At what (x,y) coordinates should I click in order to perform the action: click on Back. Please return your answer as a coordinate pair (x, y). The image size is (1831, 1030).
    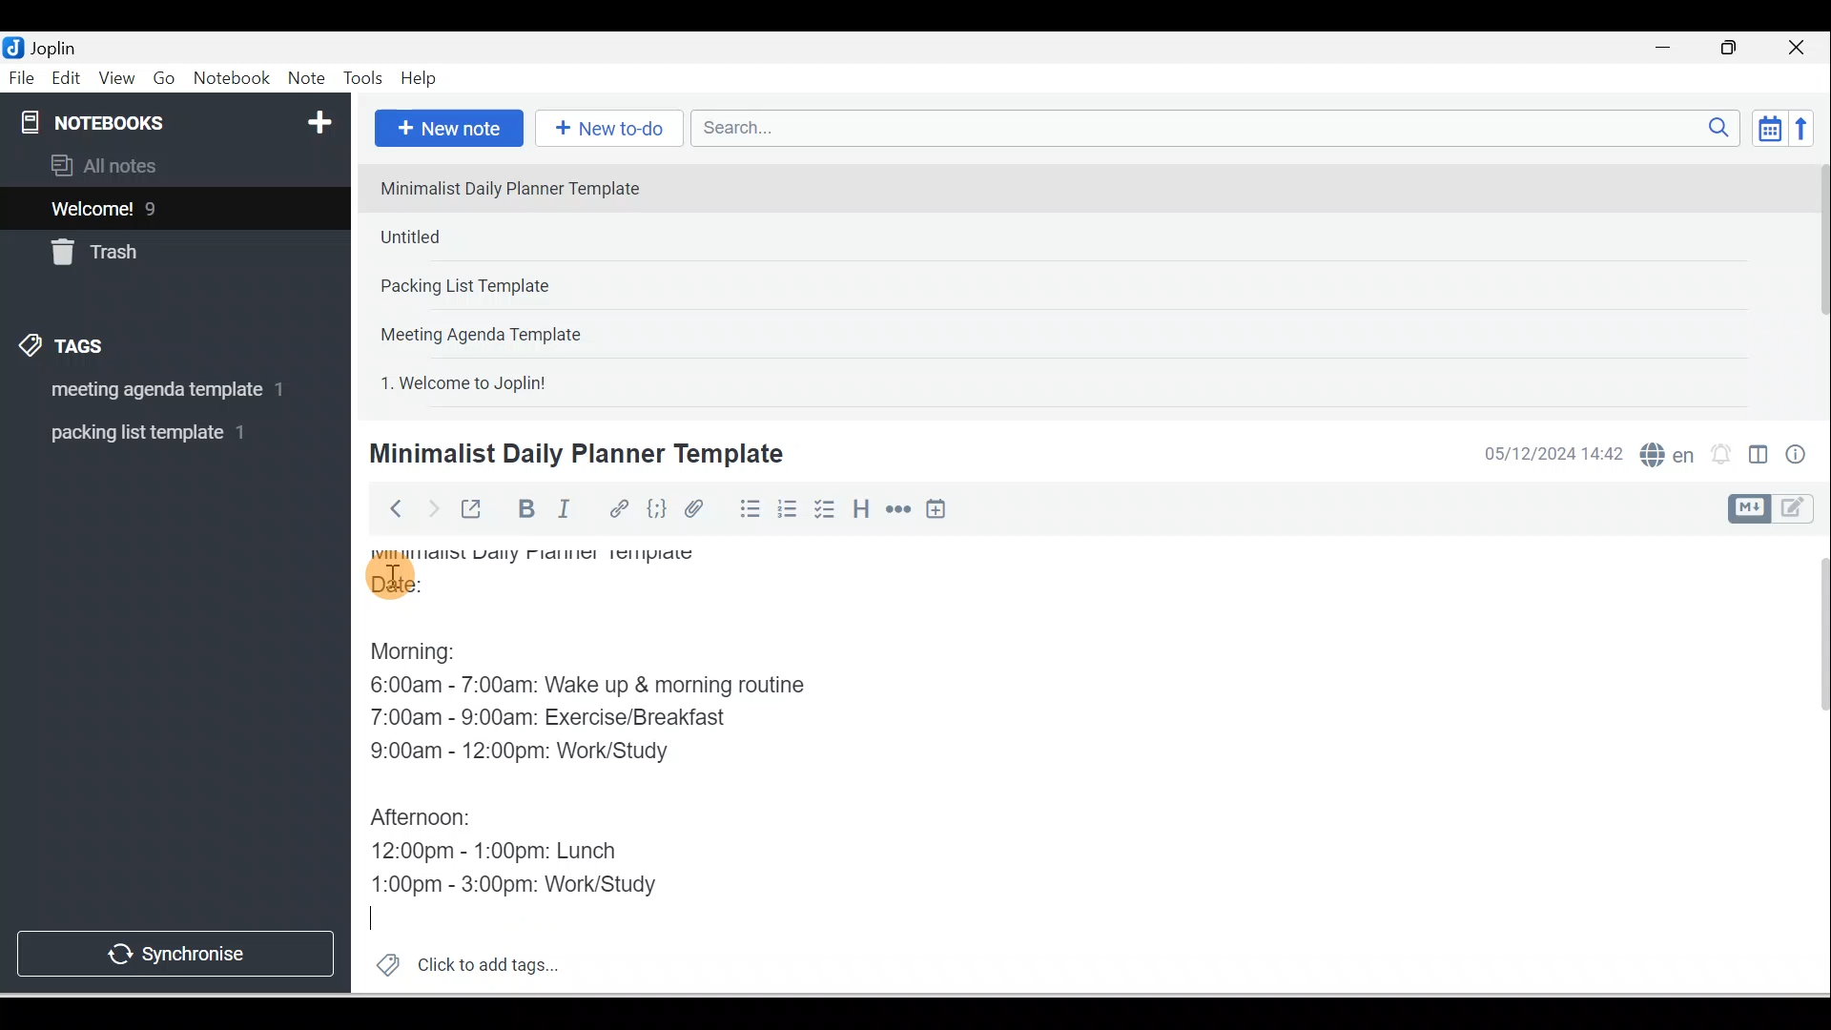
    Looking at the image, I should click on (387, 508).